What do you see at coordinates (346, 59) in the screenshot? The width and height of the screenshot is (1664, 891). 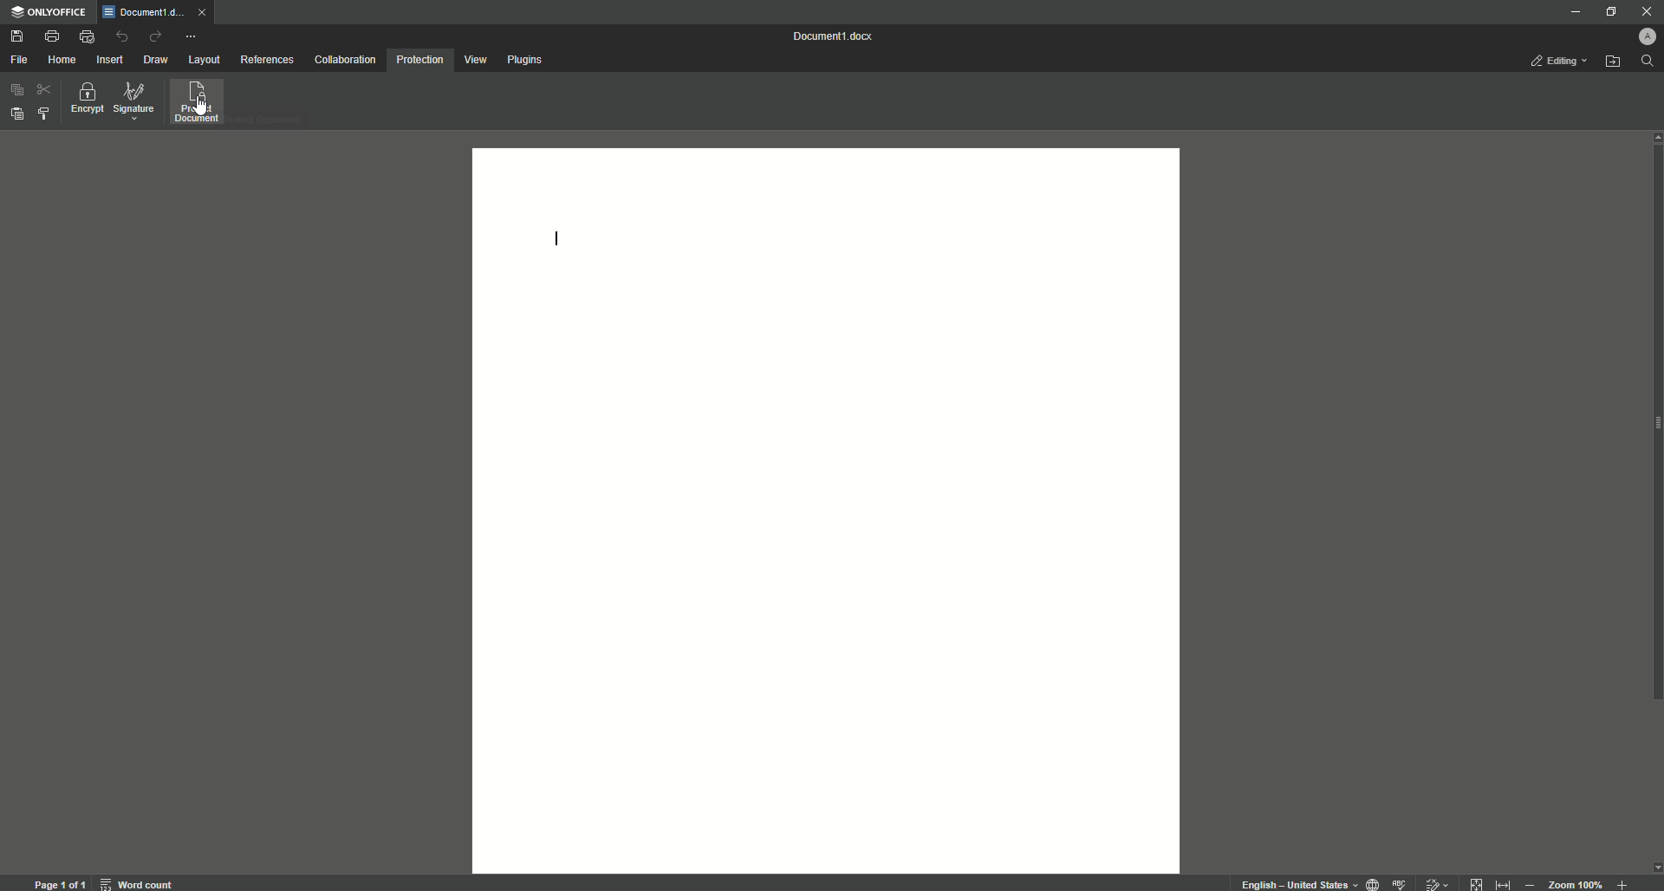 I see `Collaboration` at bounding box center [346, 59].